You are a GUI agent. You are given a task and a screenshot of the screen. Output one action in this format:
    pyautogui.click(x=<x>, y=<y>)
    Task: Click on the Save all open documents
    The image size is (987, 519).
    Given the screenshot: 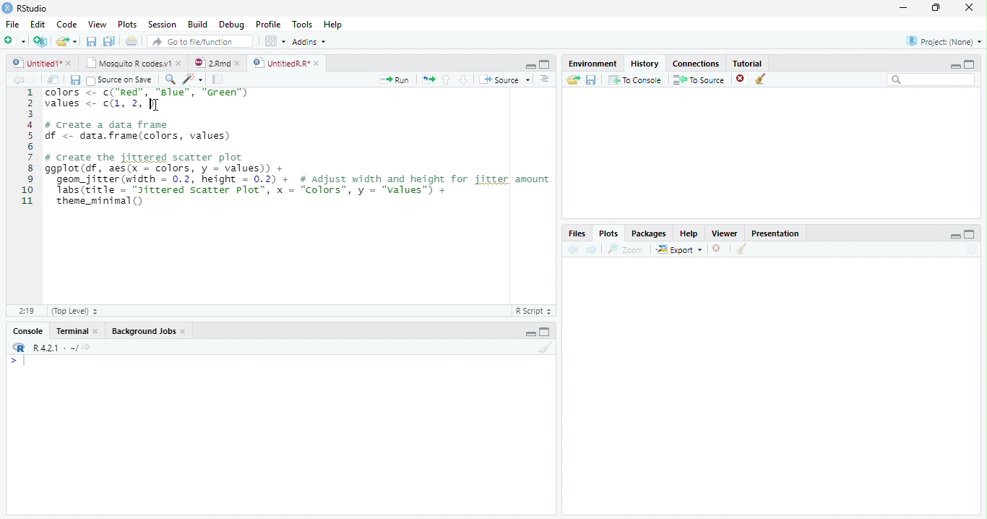 What is the action you would take?
    pyautogui.click(x=110, y=41)
    